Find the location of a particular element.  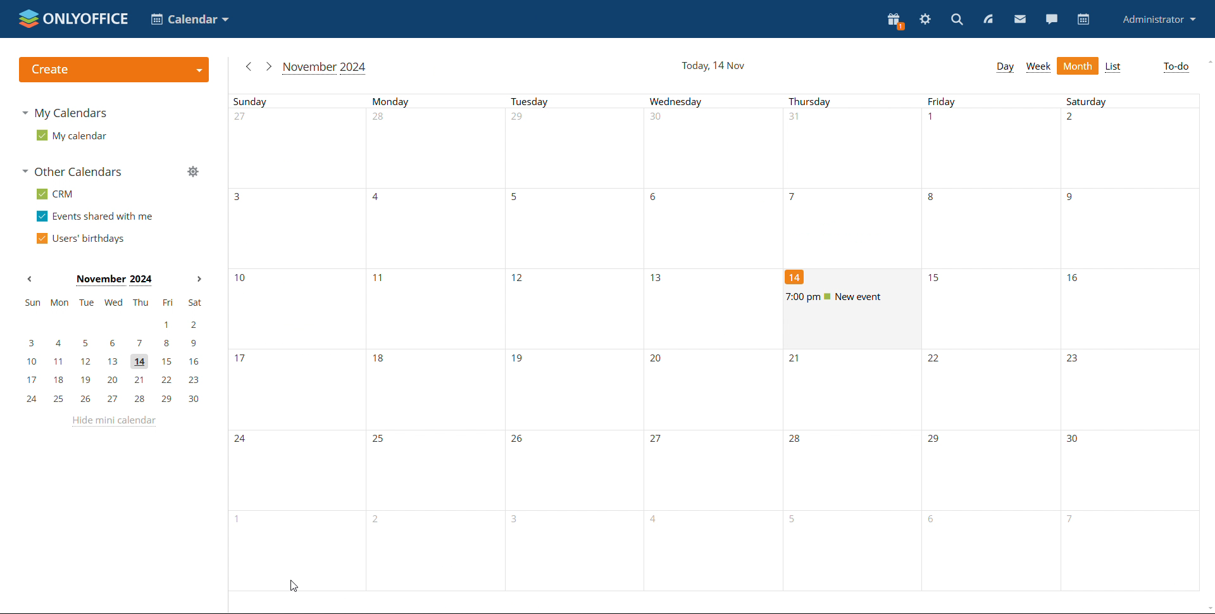

profile is located at coordinates (1157, 20).